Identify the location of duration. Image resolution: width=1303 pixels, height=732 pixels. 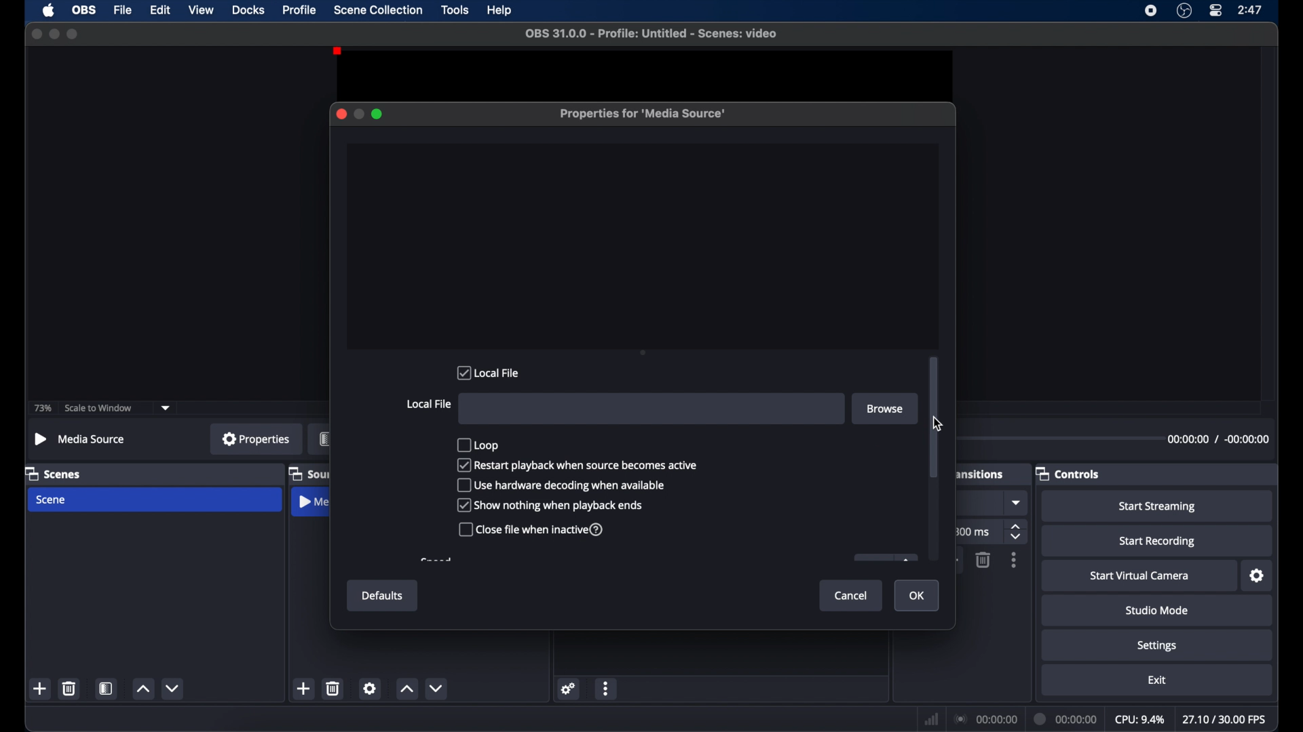
(1066, 718).